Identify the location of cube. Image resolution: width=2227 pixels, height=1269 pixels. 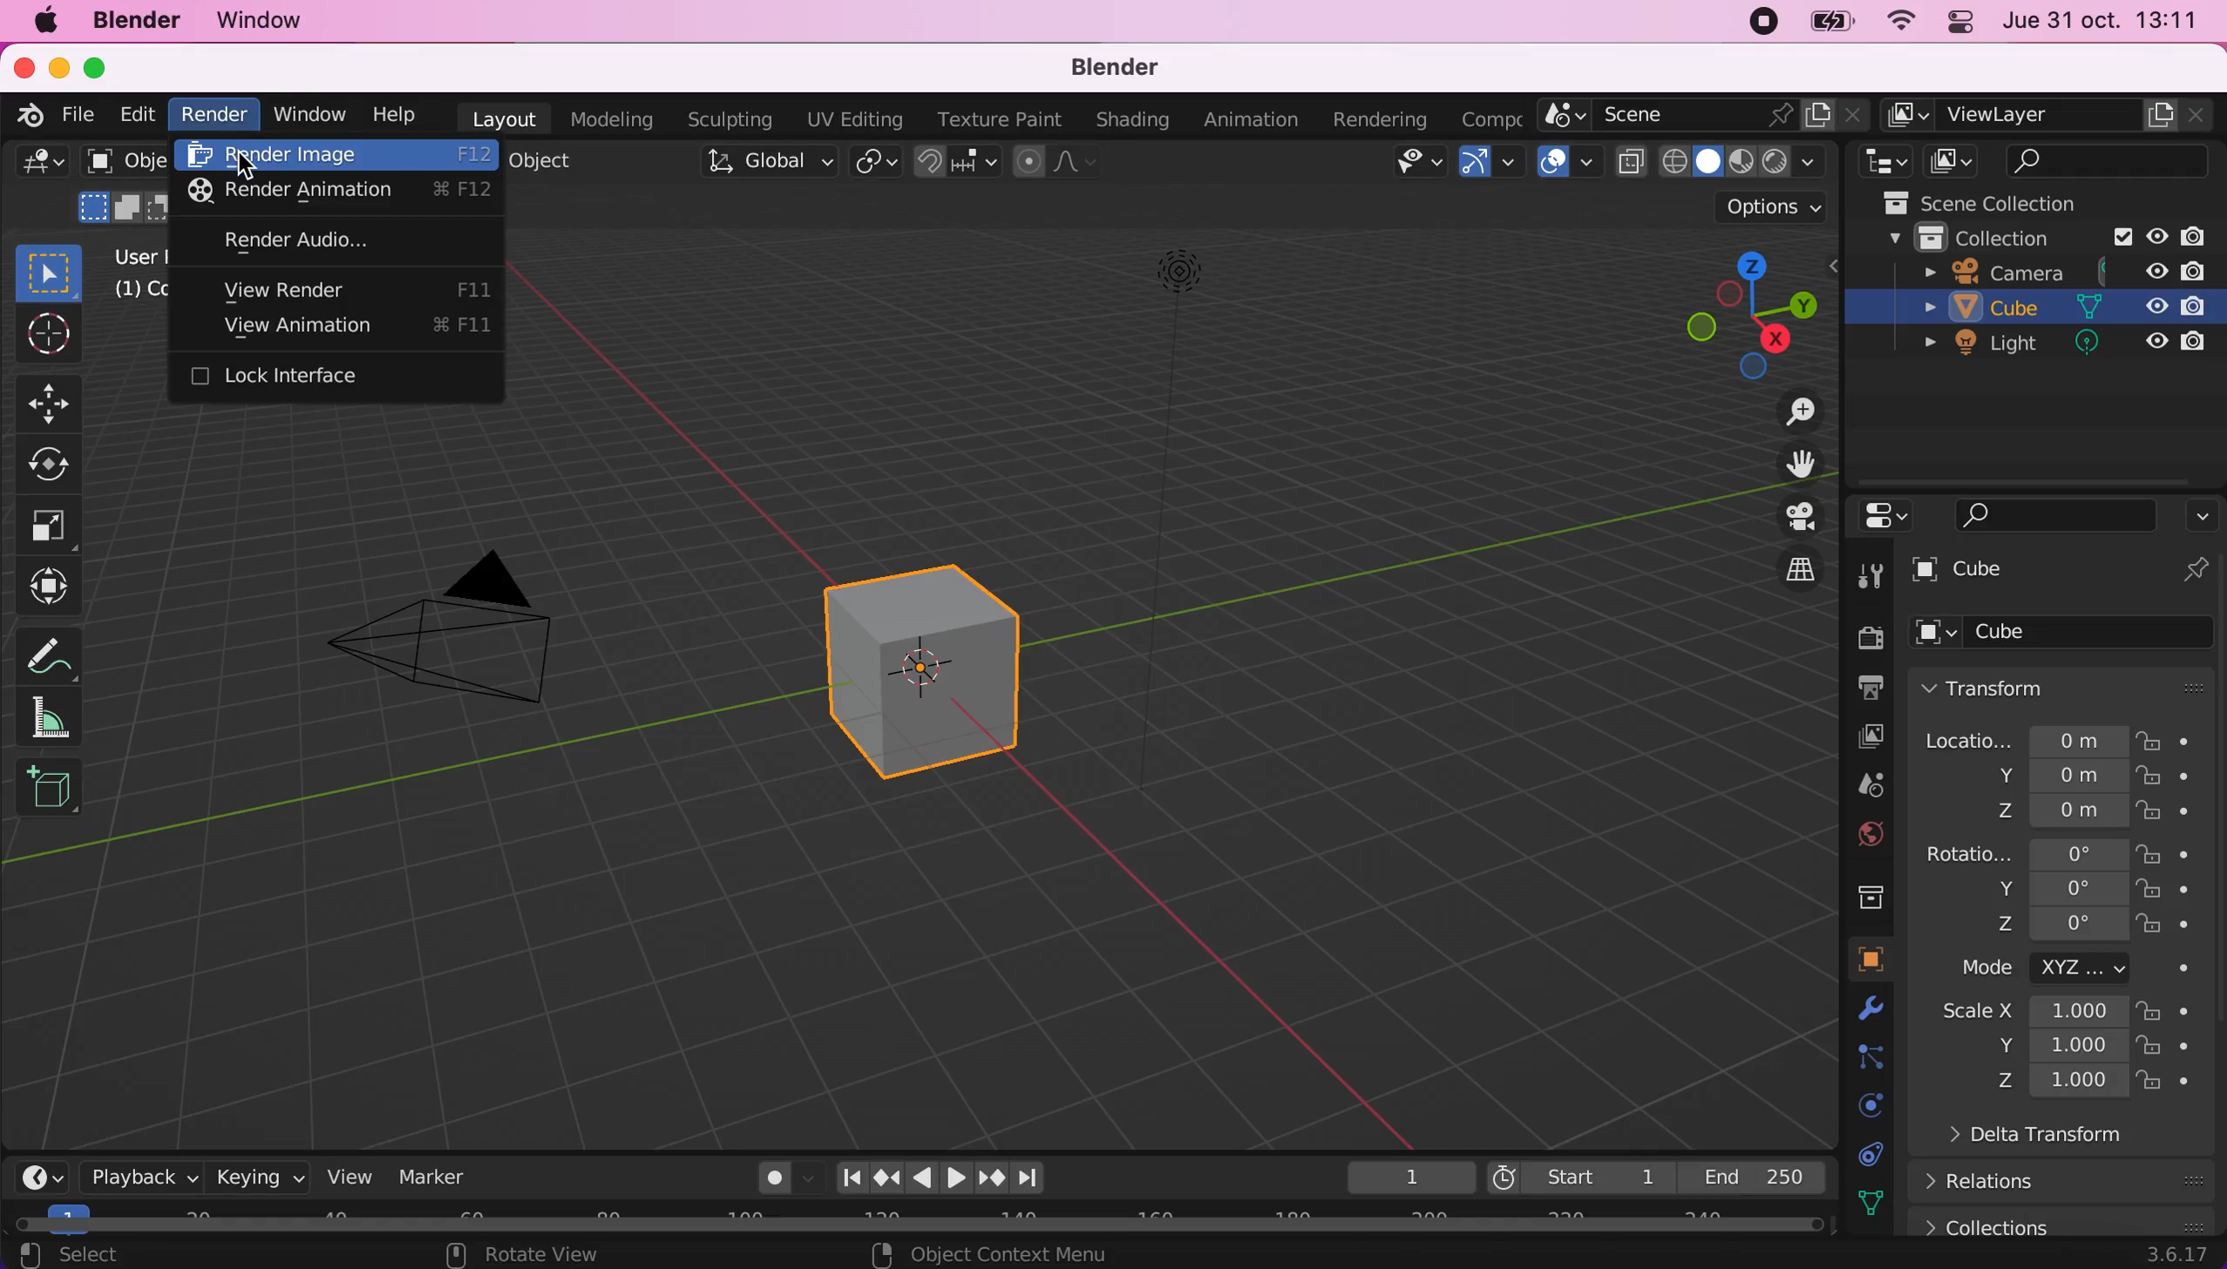
(2066, 572).